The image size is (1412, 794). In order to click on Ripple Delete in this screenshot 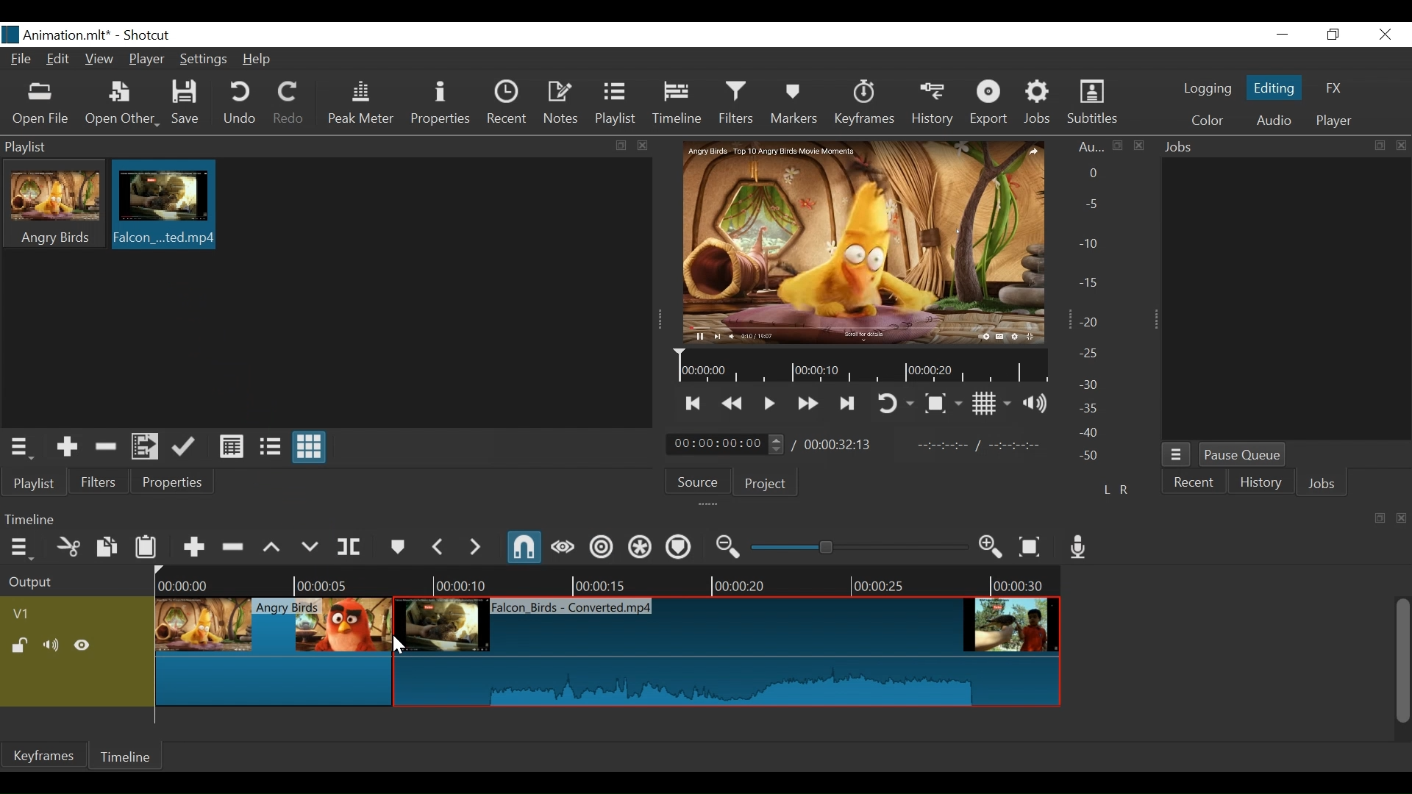, I will do `click(235, 545)`.